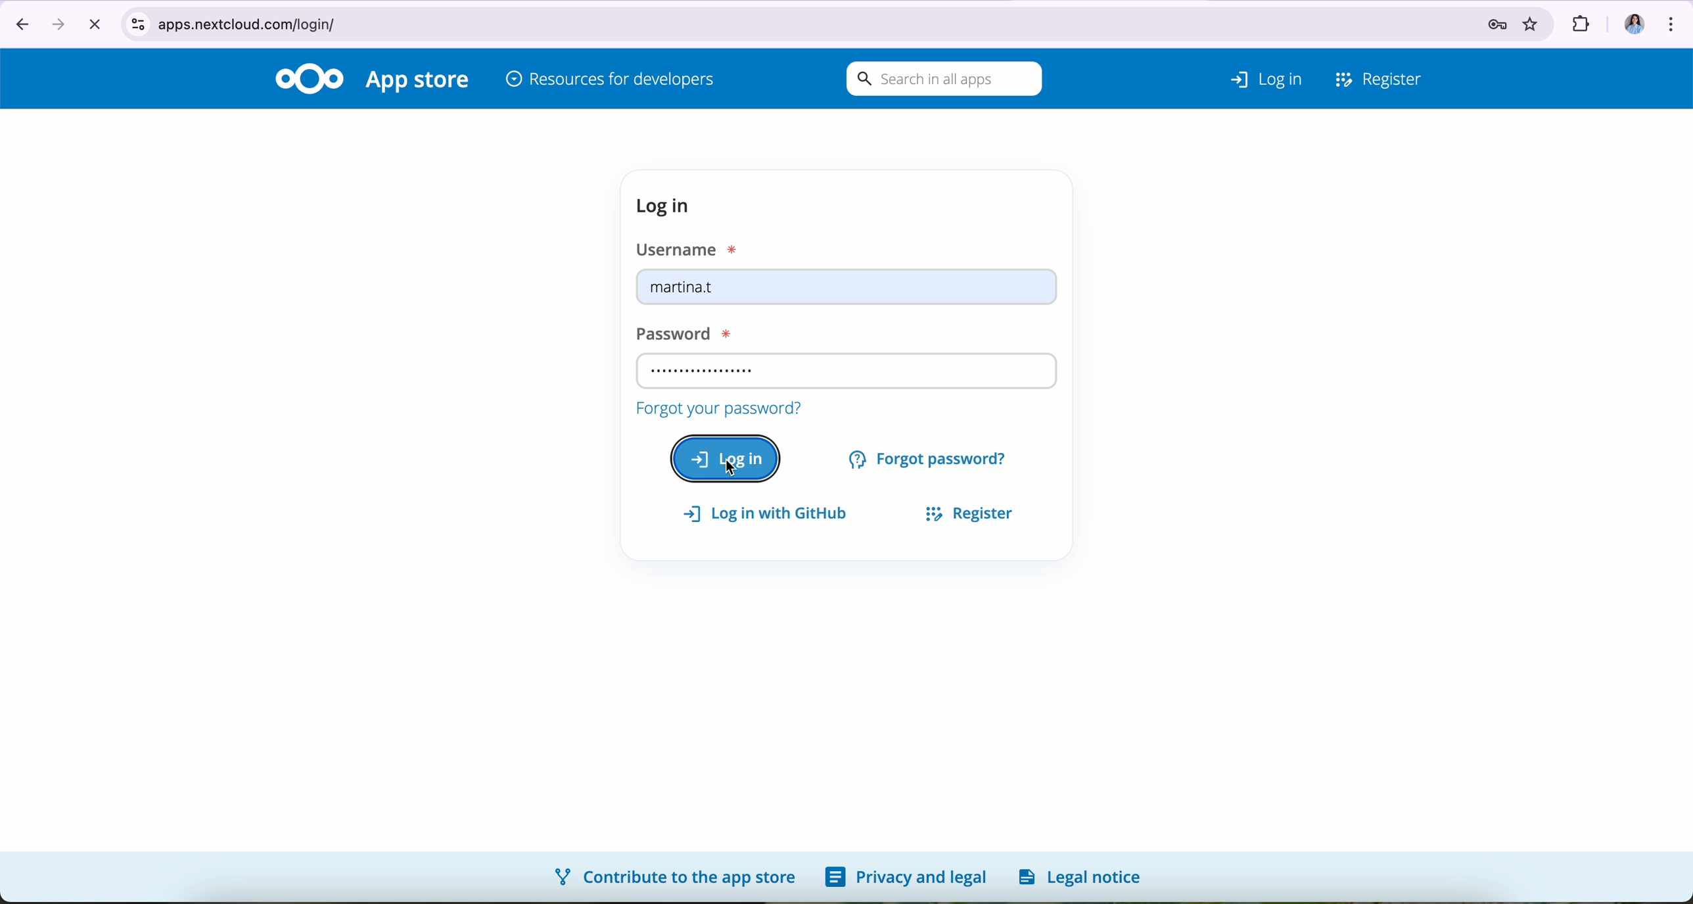 This screenshot has width=1693, height=904. Describe the element at coordinates (1380, 76) in the screenshot. I see `register` at that location.